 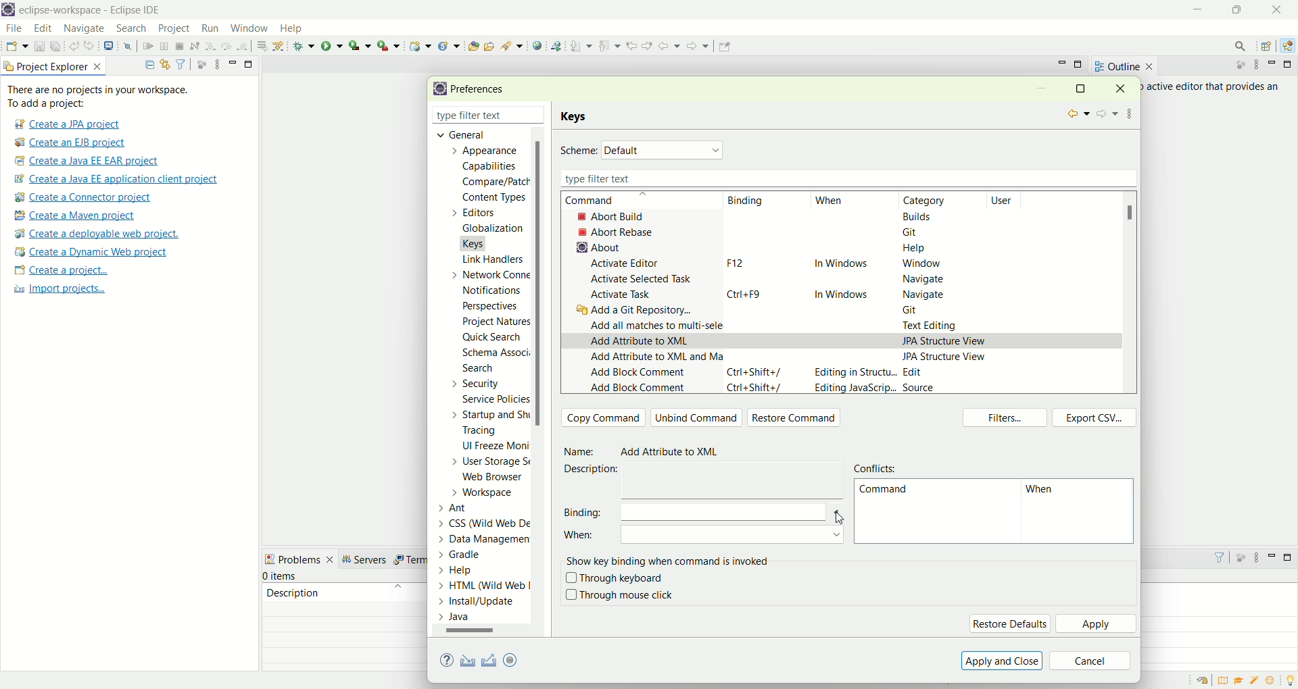 What do you see at coordinates (216, 63) in the screenshot?
I see `view menu` at bounding box center [216, 63].